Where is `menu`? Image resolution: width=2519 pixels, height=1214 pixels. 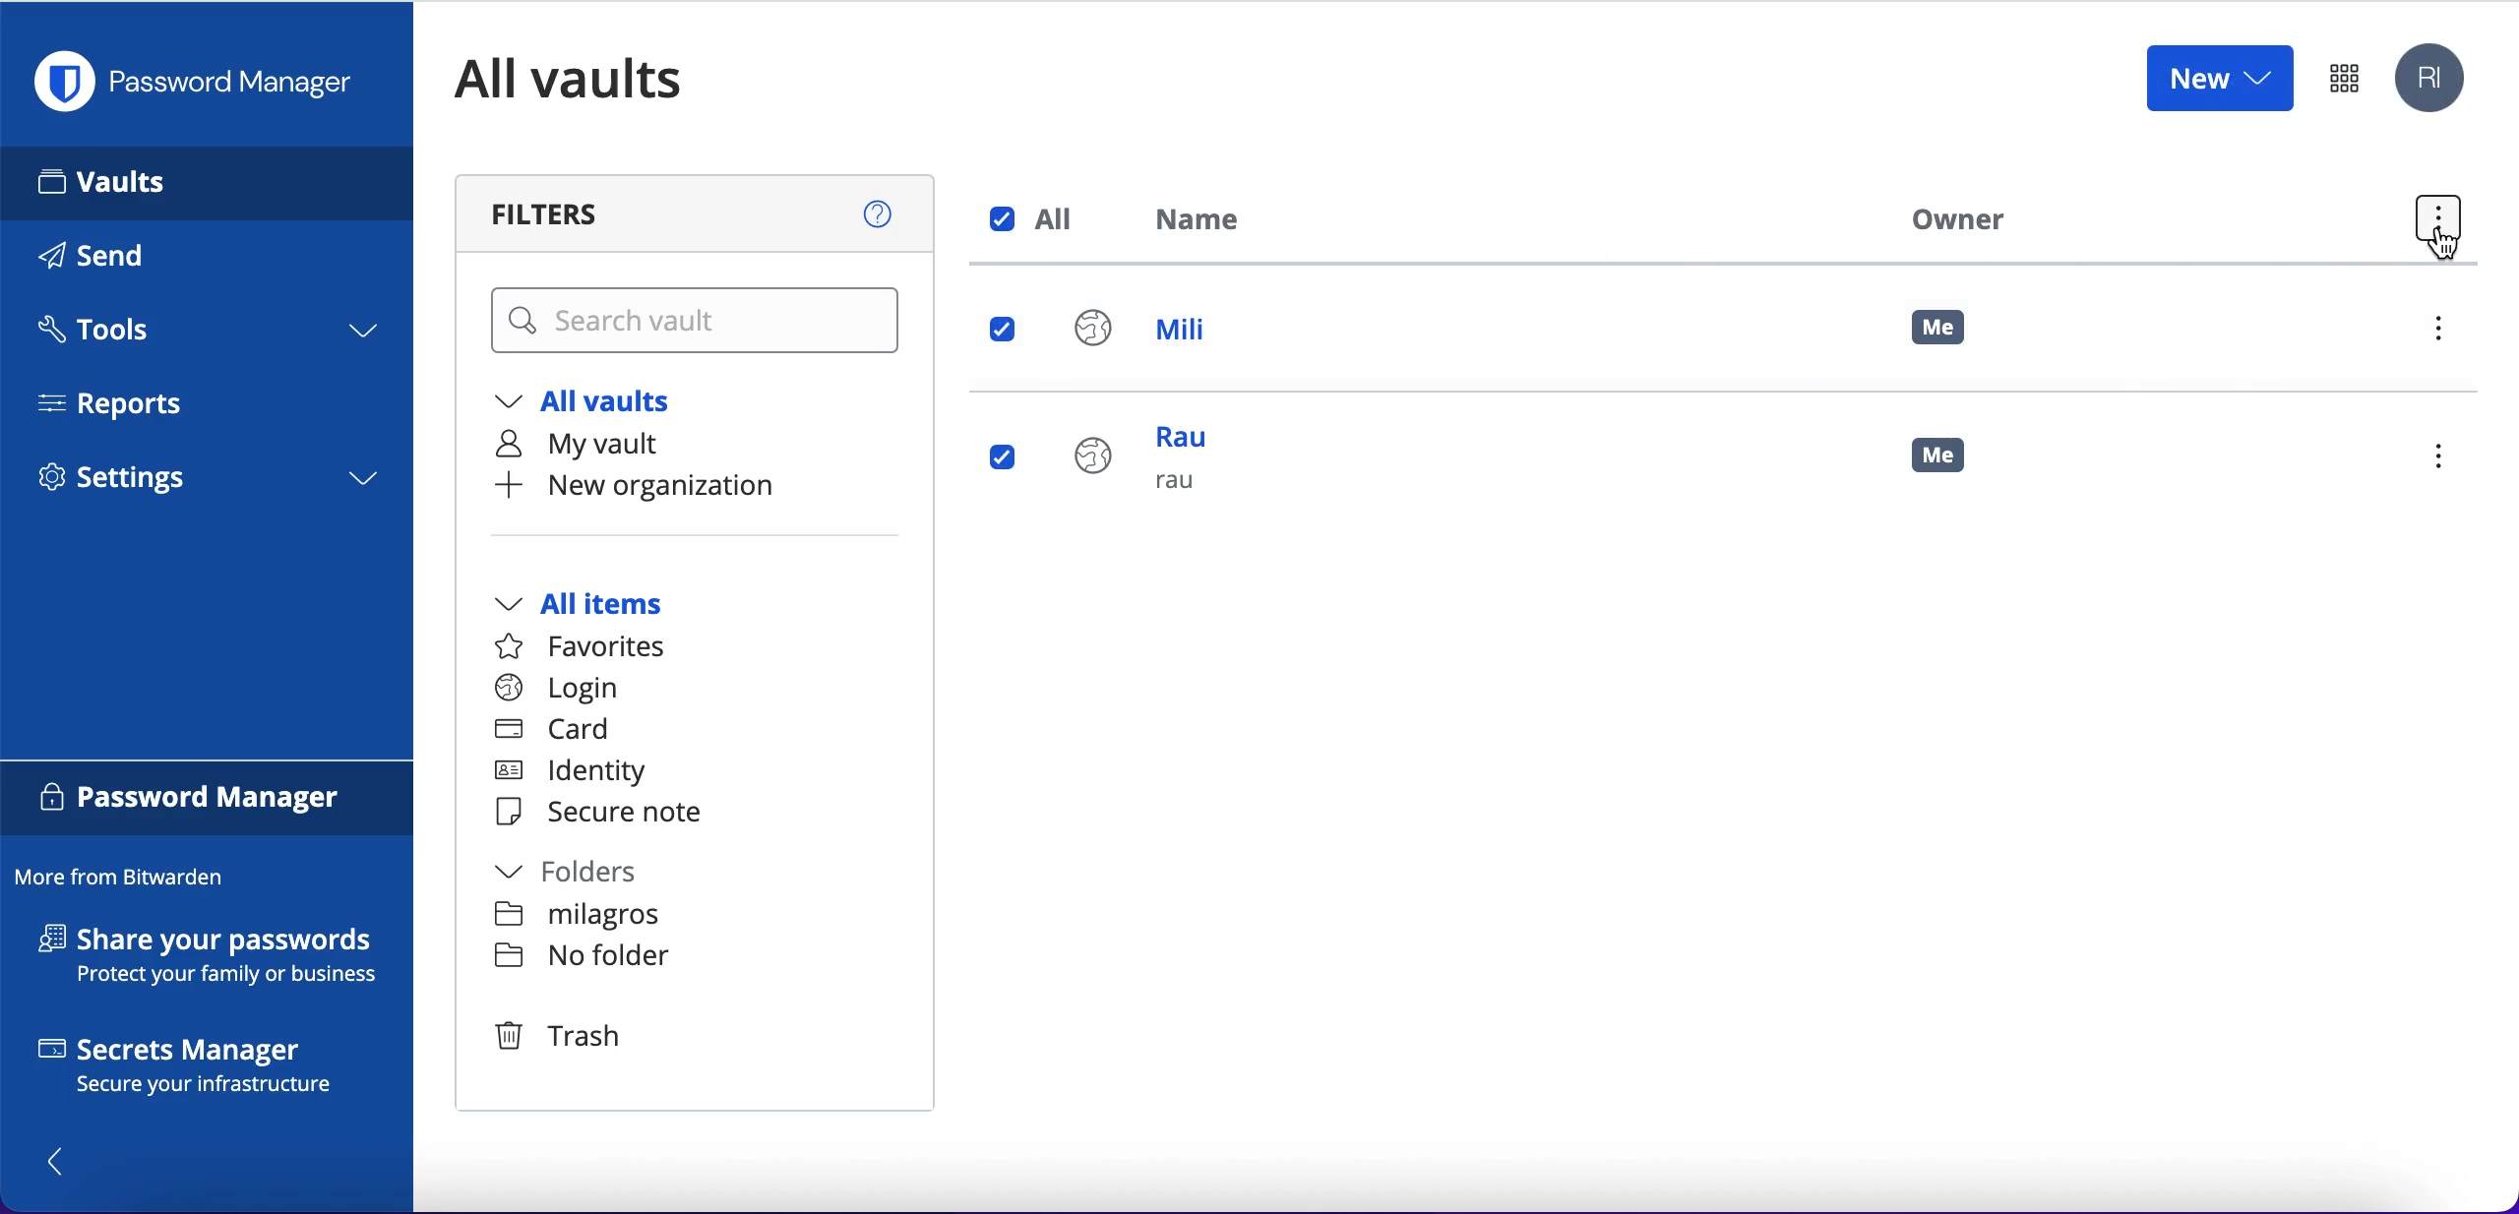 menu is located at coordinates (2447, 459).